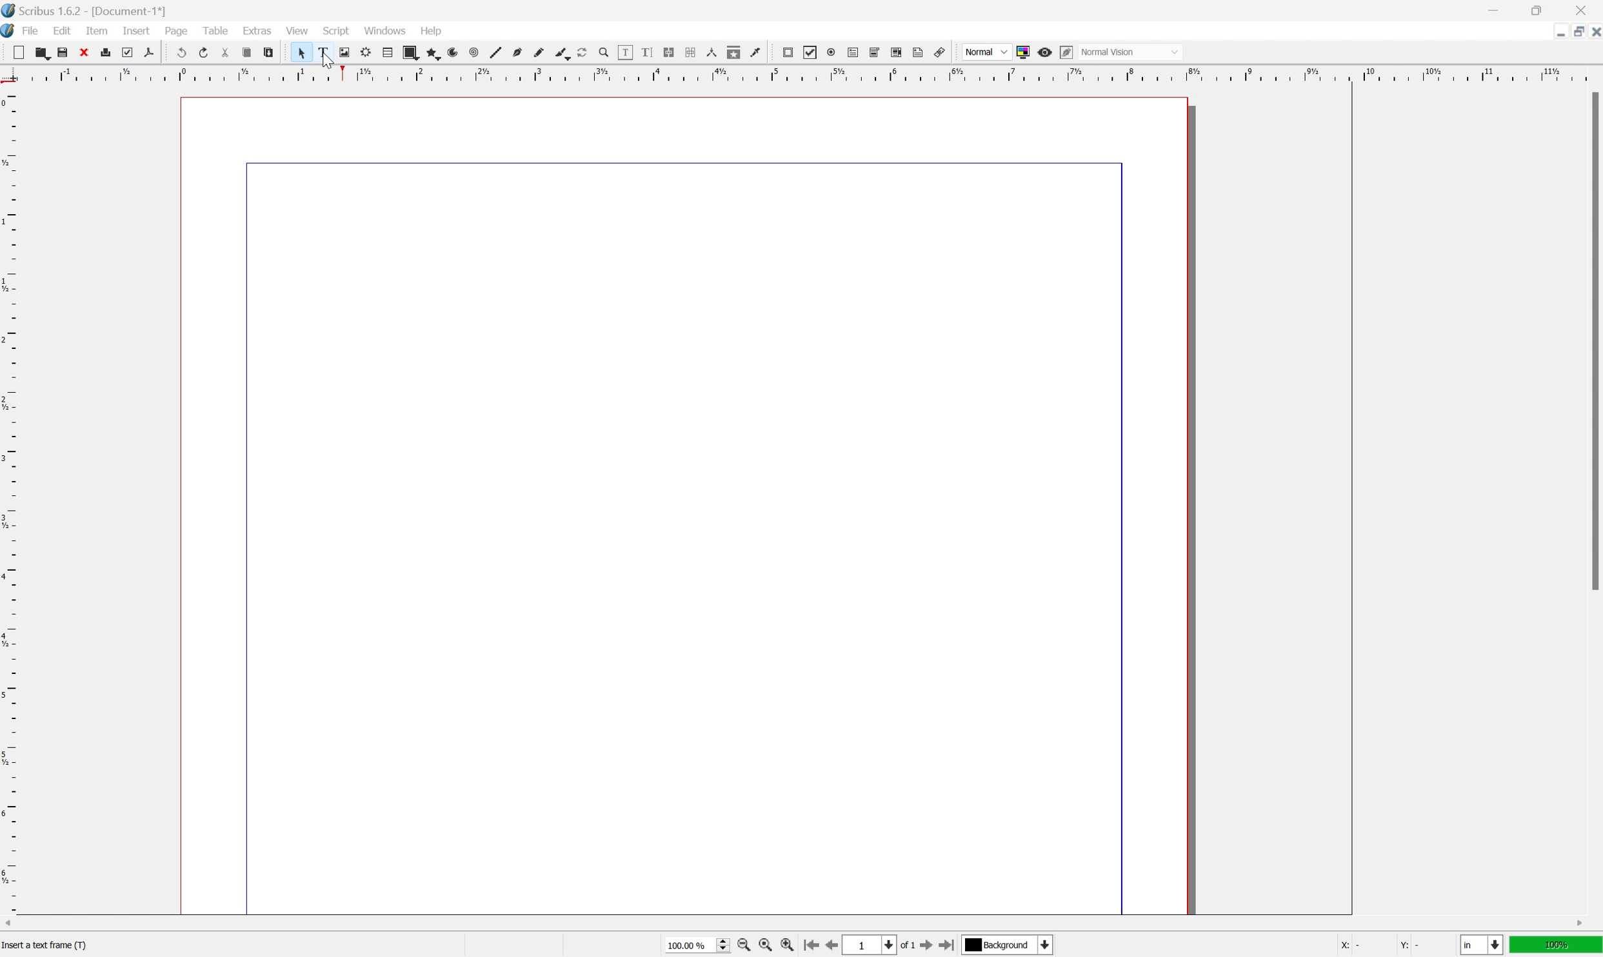 This screenshot has height=957, width=1603. What do you see at coordinates (1044, 52) in the screenshot?
I see `preview mode` at bounding box center [1044, 52].